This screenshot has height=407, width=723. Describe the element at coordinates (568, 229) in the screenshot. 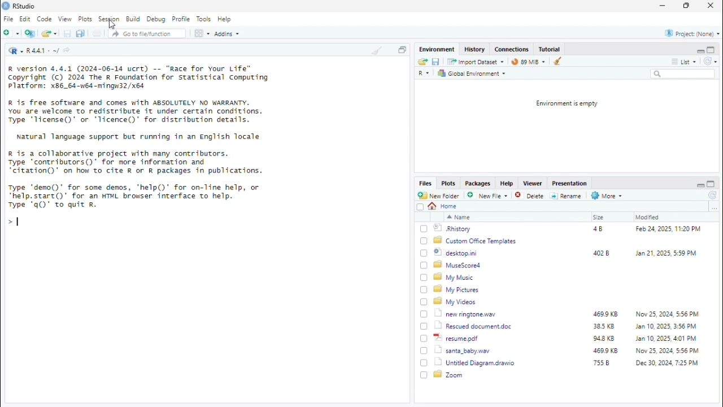

I see `.Rhistory 4B Feb 24, 2025, 11:20 PM.` at that location.